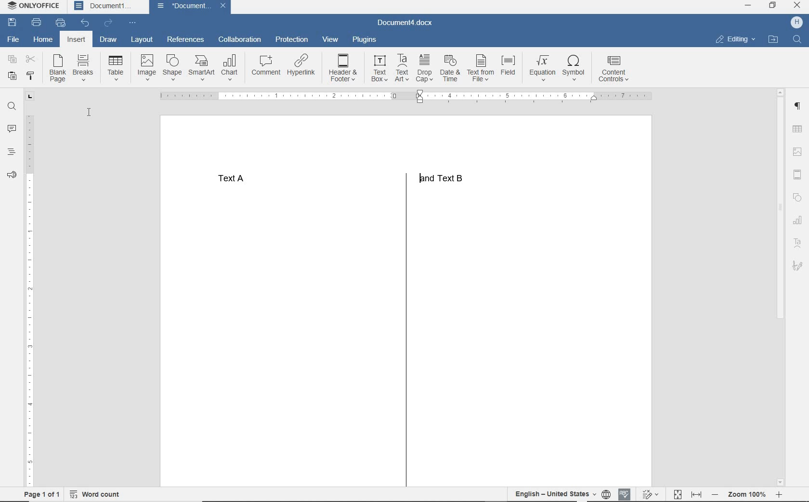 This screenshot has height=502, width=809. I want to click on FEEDBACK & SUPPORT, so click(11, 174).